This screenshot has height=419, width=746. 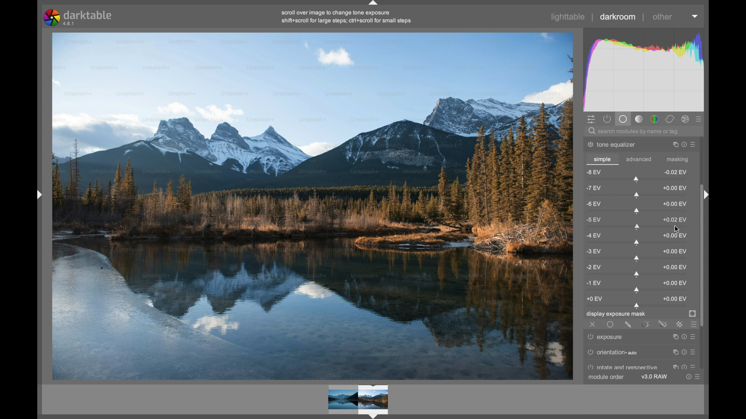 What do you see at coordinates (610, 325) in the screenshot?
I see `uniformly` at bounding box center [610, 325].